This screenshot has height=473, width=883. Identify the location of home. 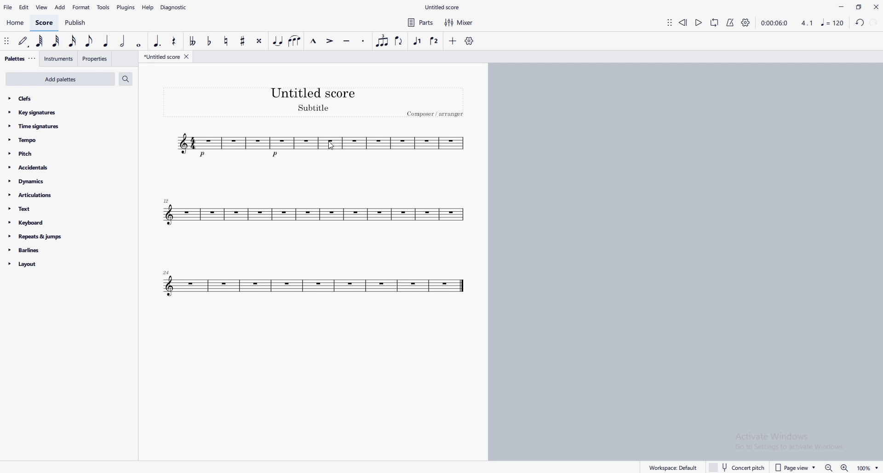
(16, 23).